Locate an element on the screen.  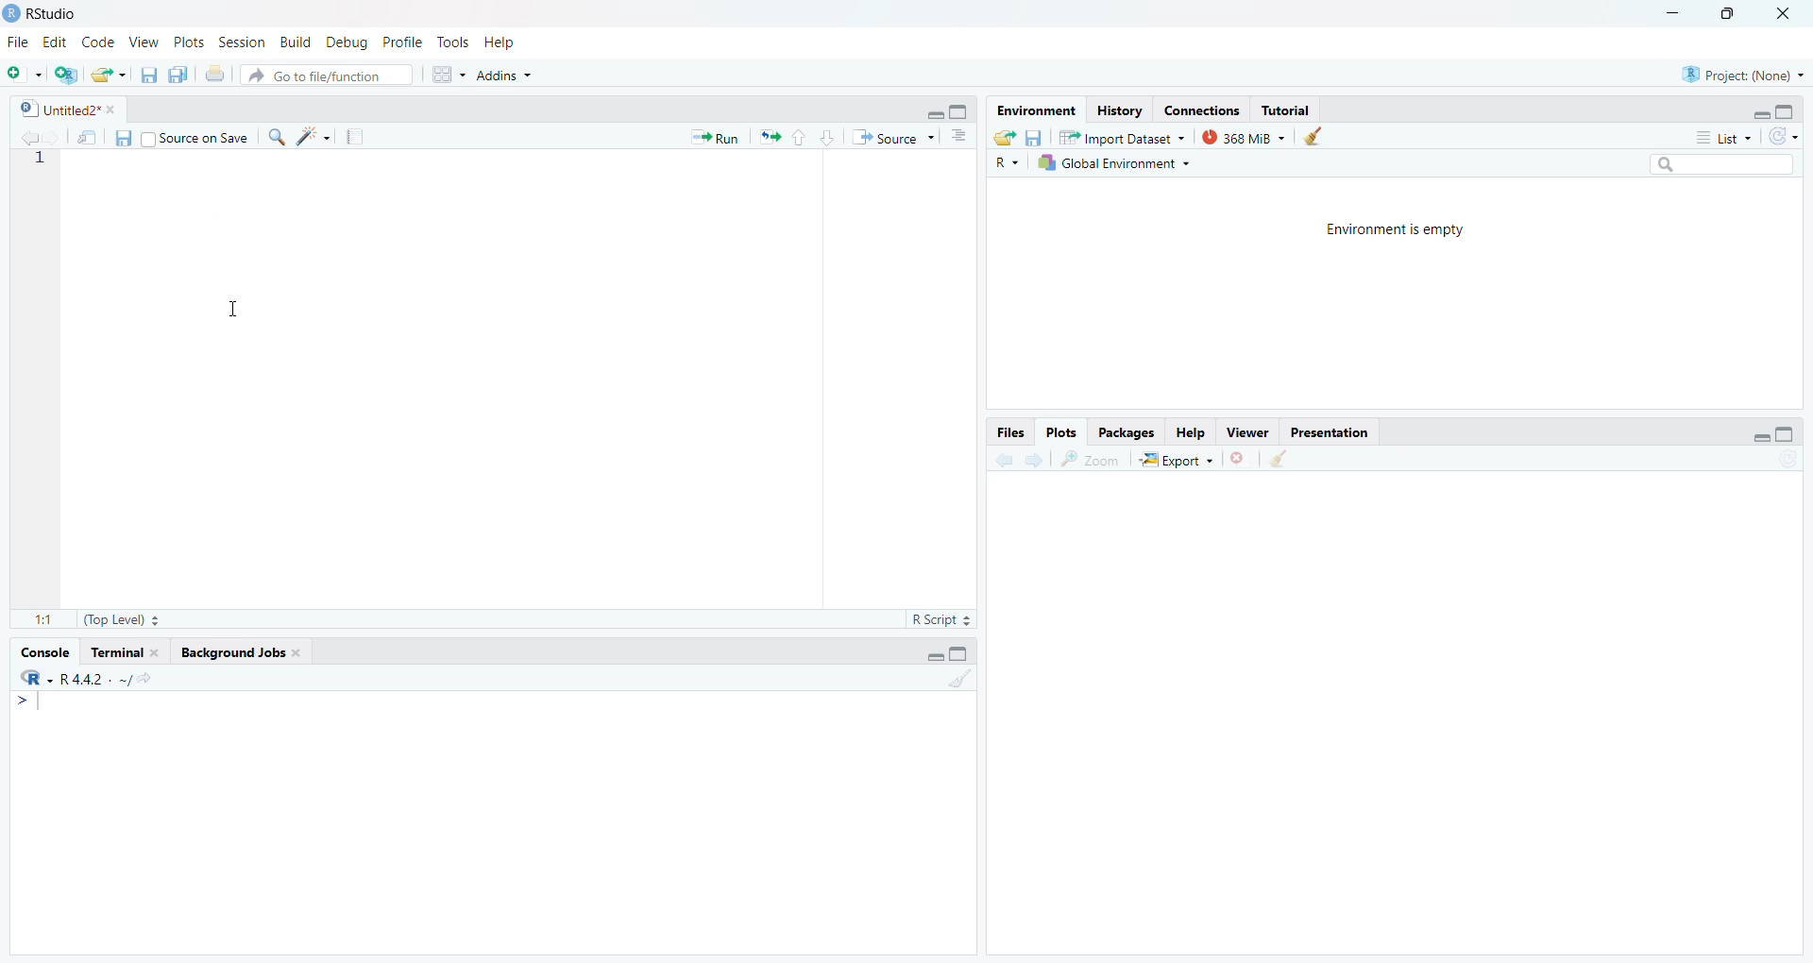
Source on Save is located at coordinates (202, 138).